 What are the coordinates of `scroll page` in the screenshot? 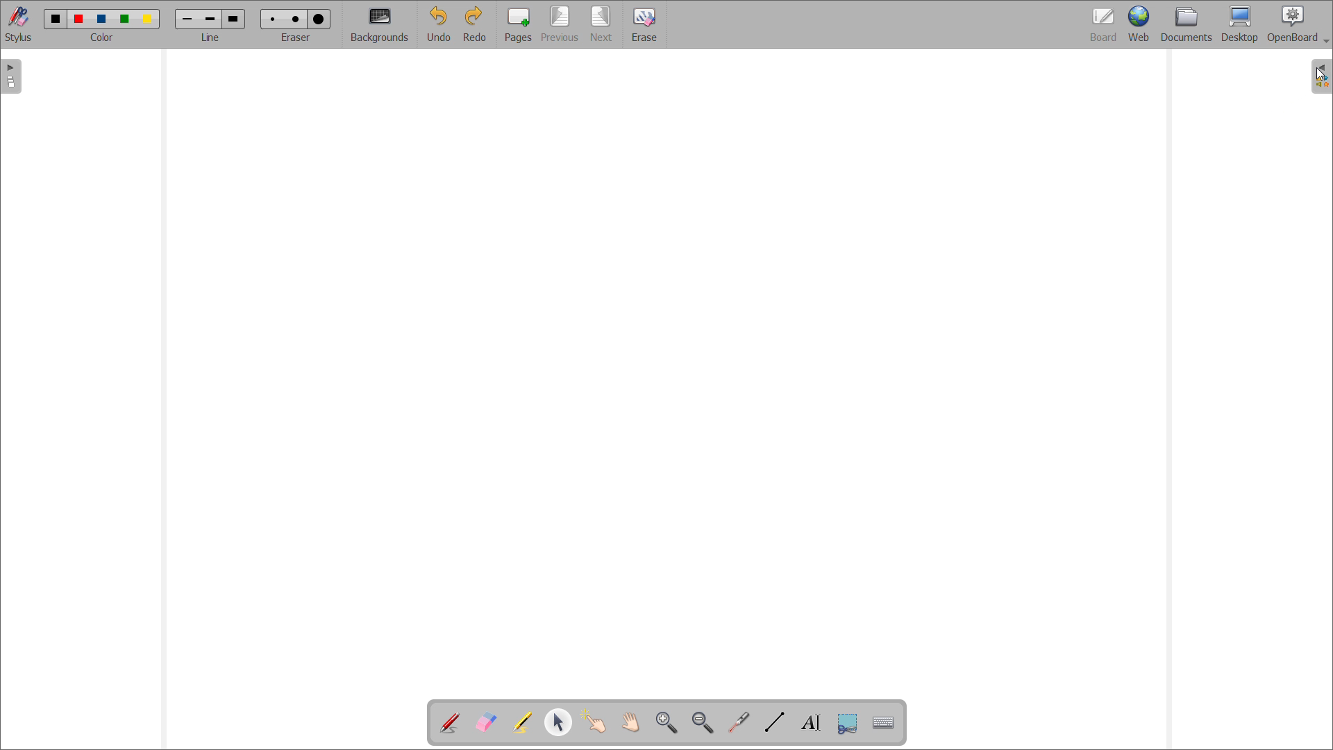 It's located at (630, 722).